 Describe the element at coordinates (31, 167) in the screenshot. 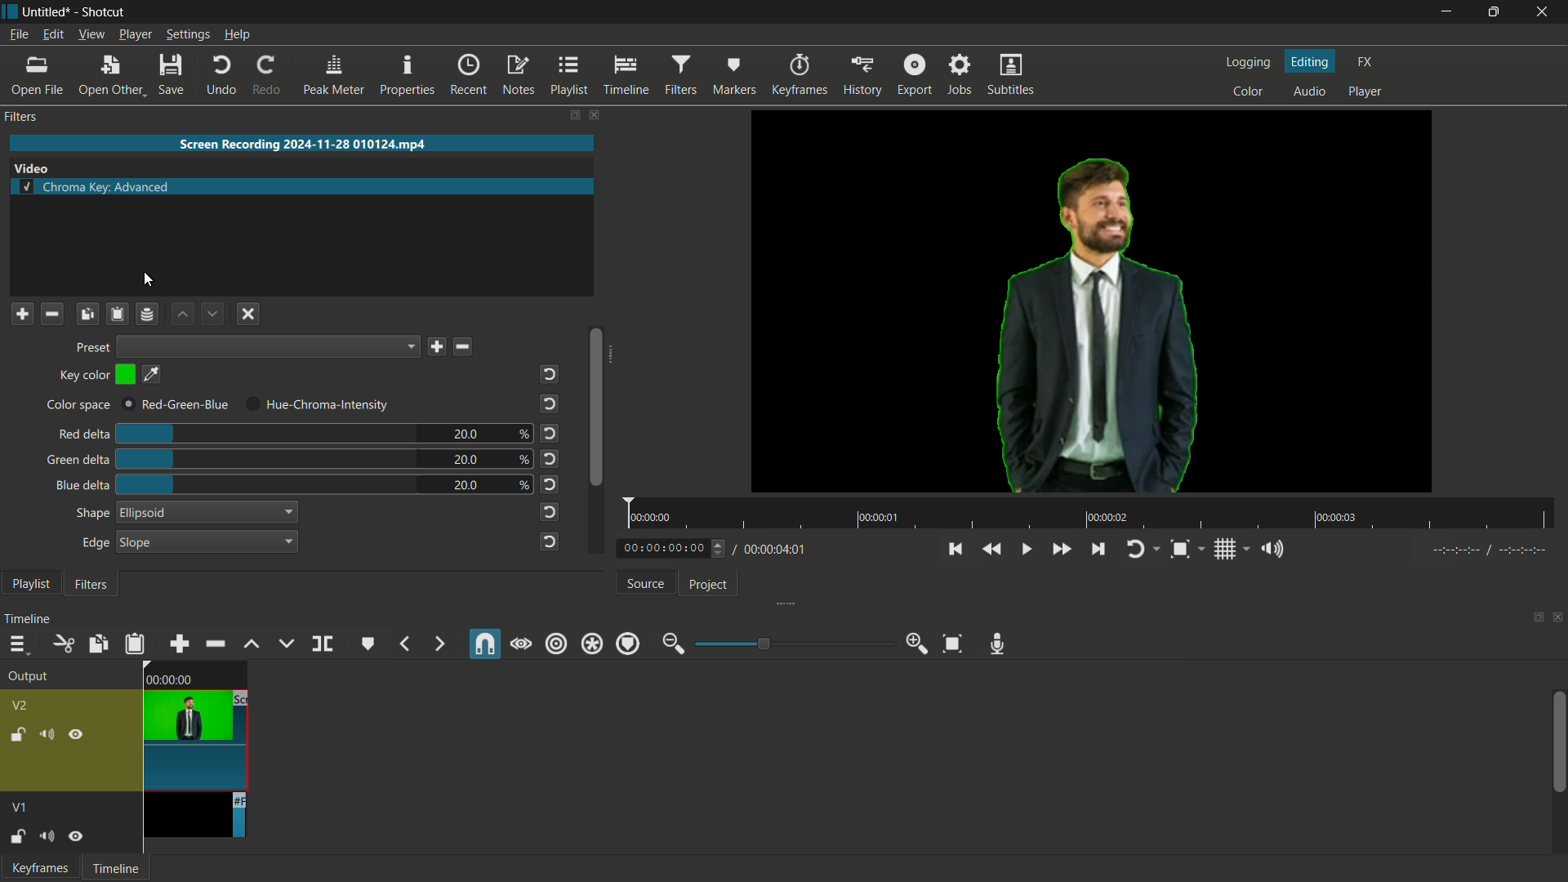

I see `video` at that location.